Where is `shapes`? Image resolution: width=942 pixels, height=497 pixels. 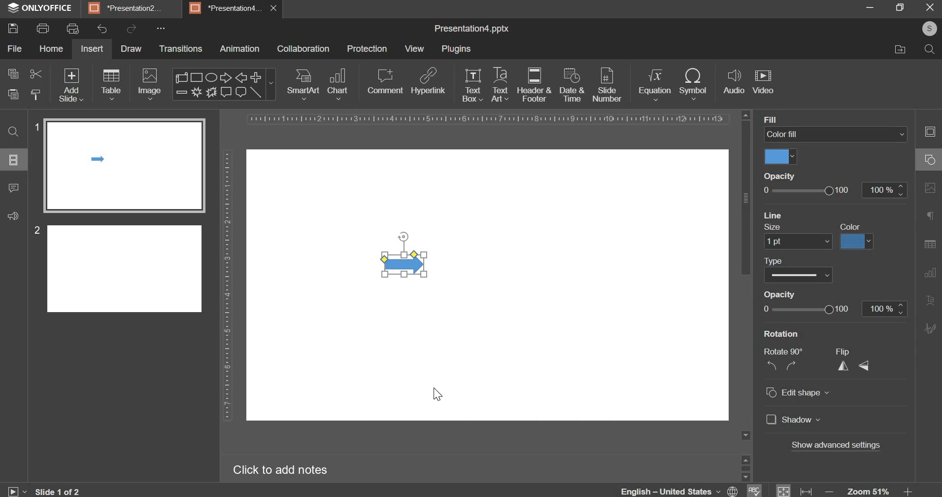
shapes is located at coordinates (224, 83).